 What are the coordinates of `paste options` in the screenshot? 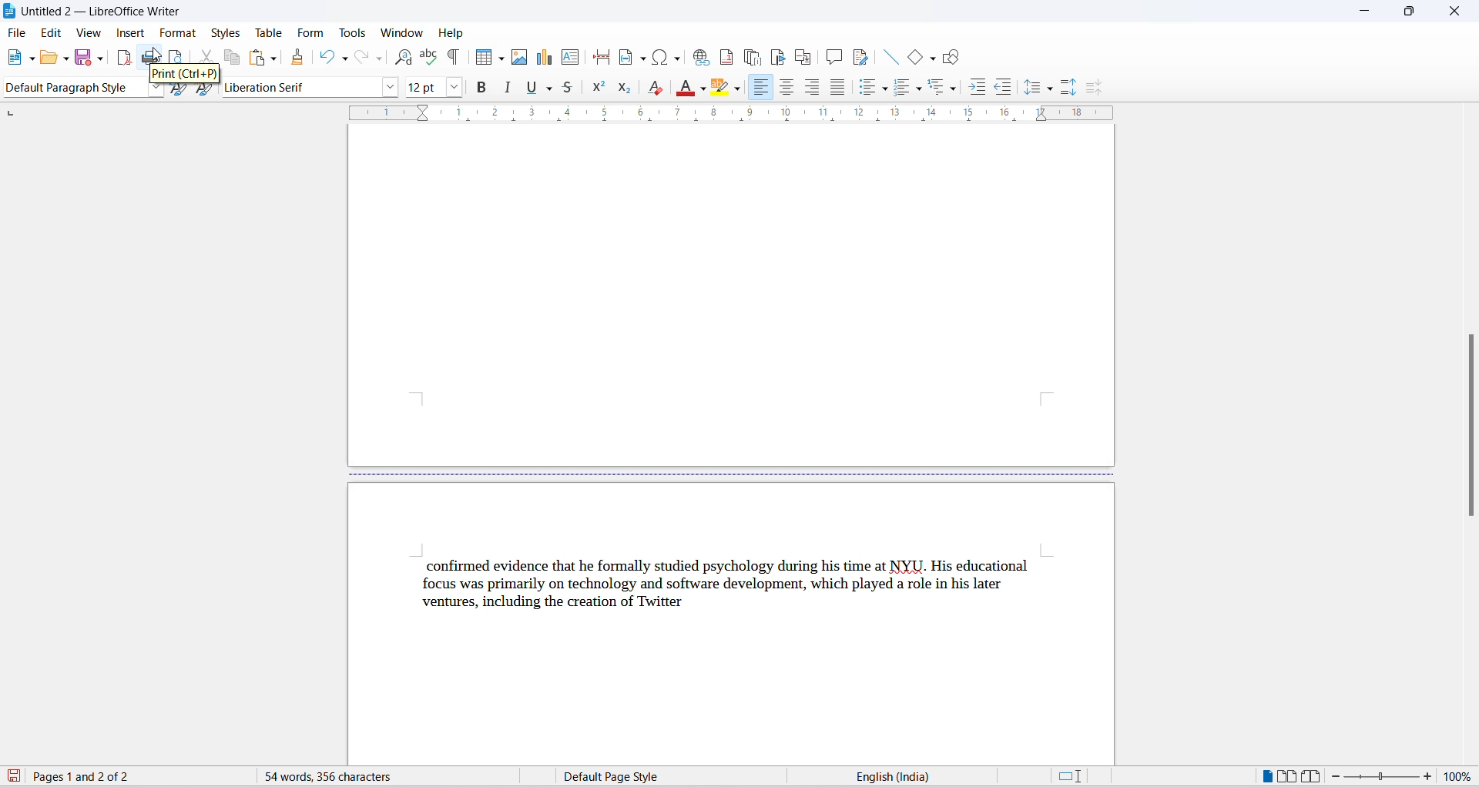 It's located at (273, 60).